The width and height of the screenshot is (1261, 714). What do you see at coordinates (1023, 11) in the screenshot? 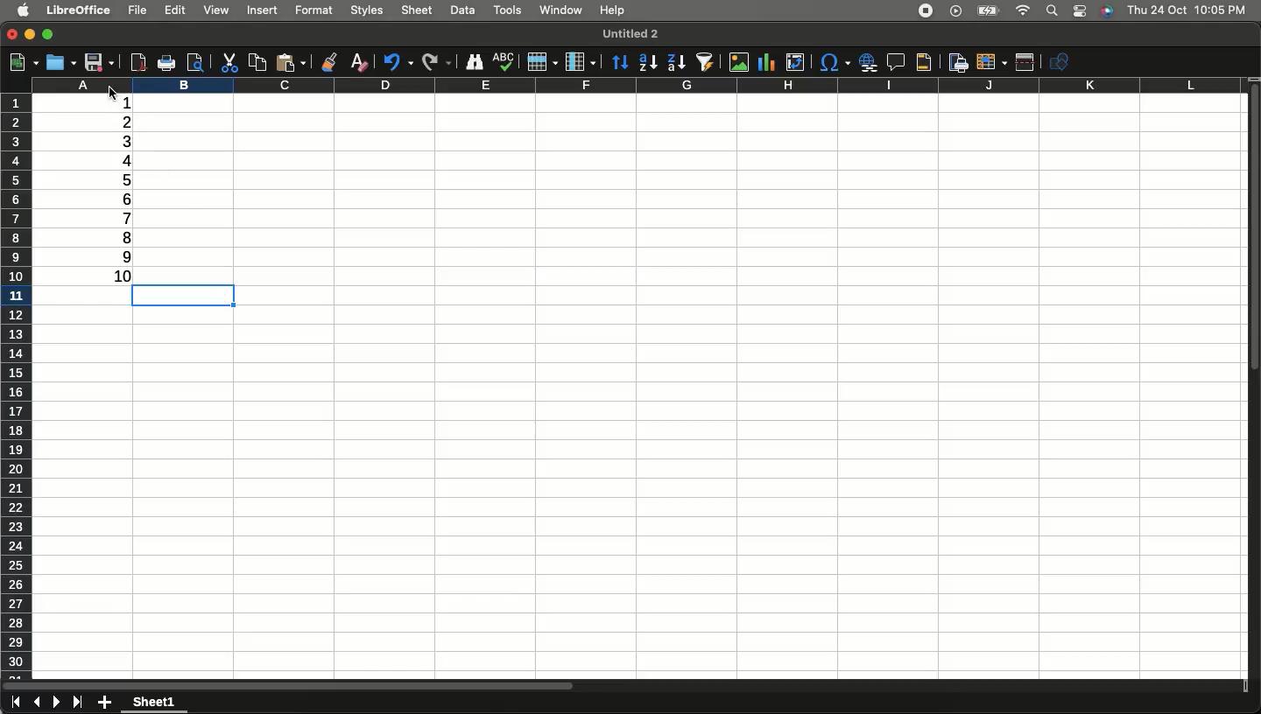
I see `Internet` at bounding box center [1023, 11].